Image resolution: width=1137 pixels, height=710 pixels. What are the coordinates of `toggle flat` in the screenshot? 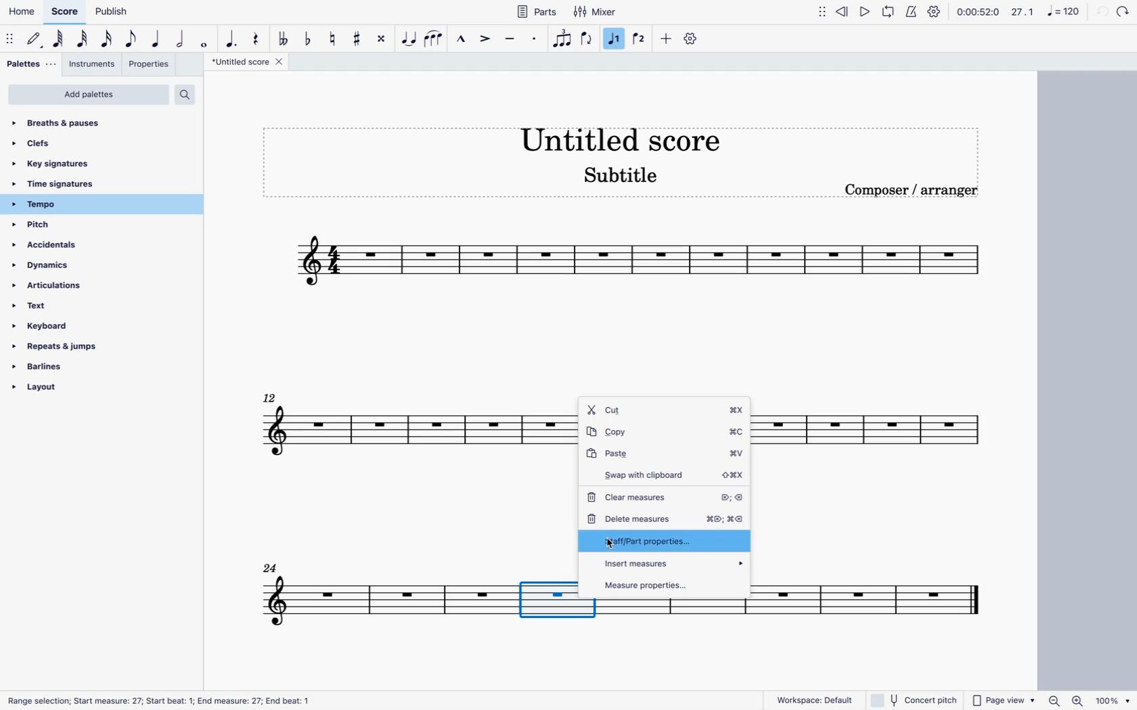 It's located at (310, 39).